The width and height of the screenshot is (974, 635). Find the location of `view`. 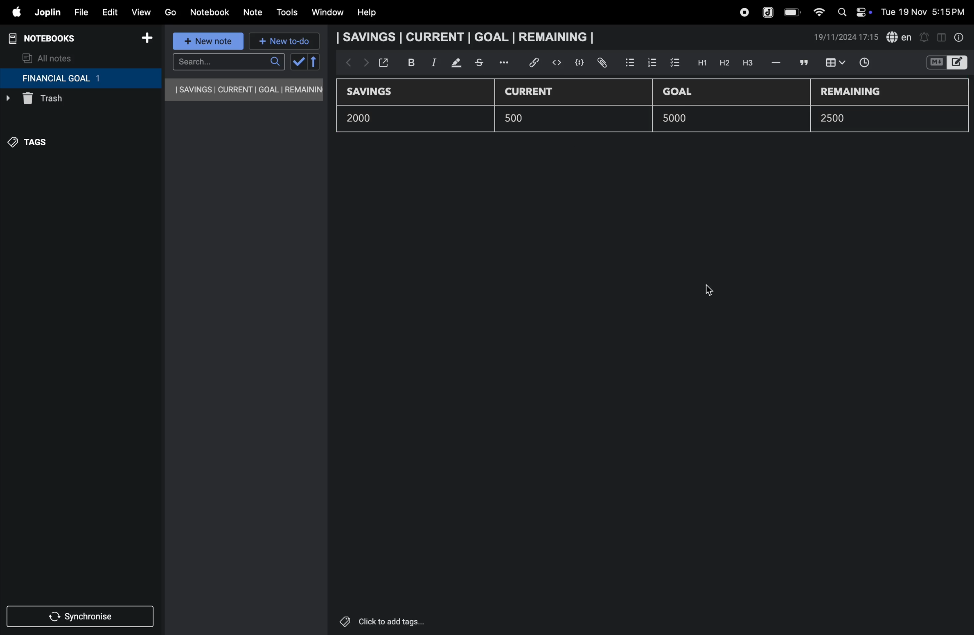

view is located at coordinates (140, 10).